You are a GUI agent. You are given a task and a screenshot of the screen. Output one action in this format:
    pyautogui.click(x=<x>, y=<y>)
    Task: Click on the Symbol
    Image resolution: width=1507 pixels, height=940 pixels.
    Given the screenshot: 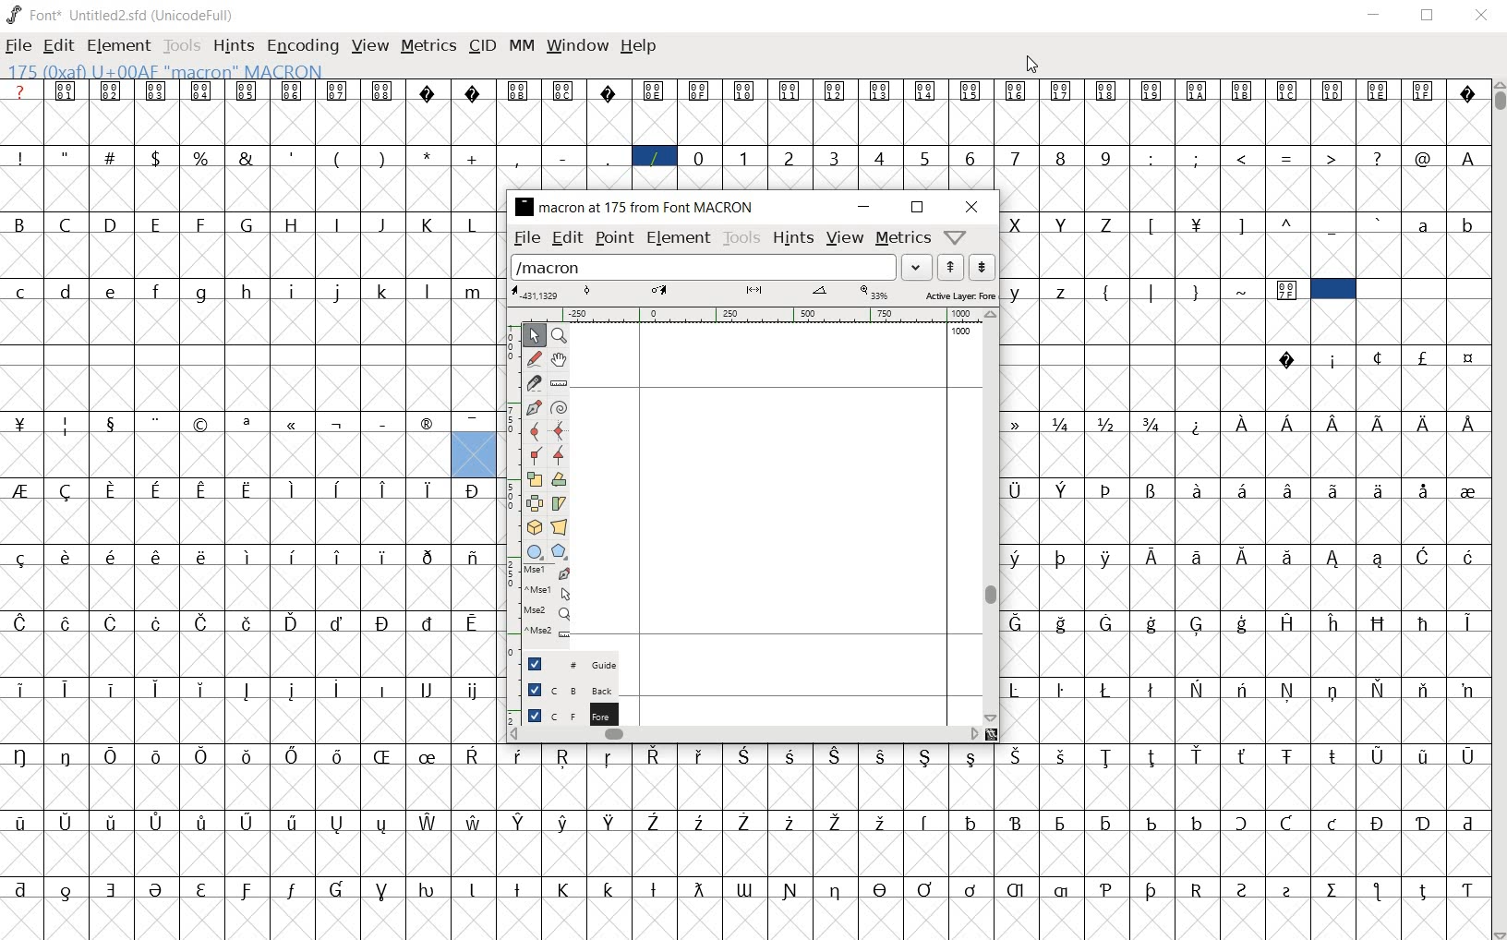 What is the action you would take?
    pyautogui.click(x=1242, y=488)
    